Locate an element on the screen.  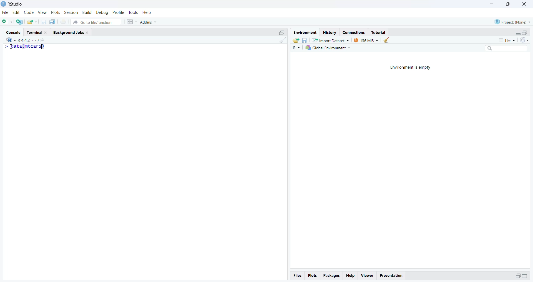
Files is located at coordinates (298, 275).